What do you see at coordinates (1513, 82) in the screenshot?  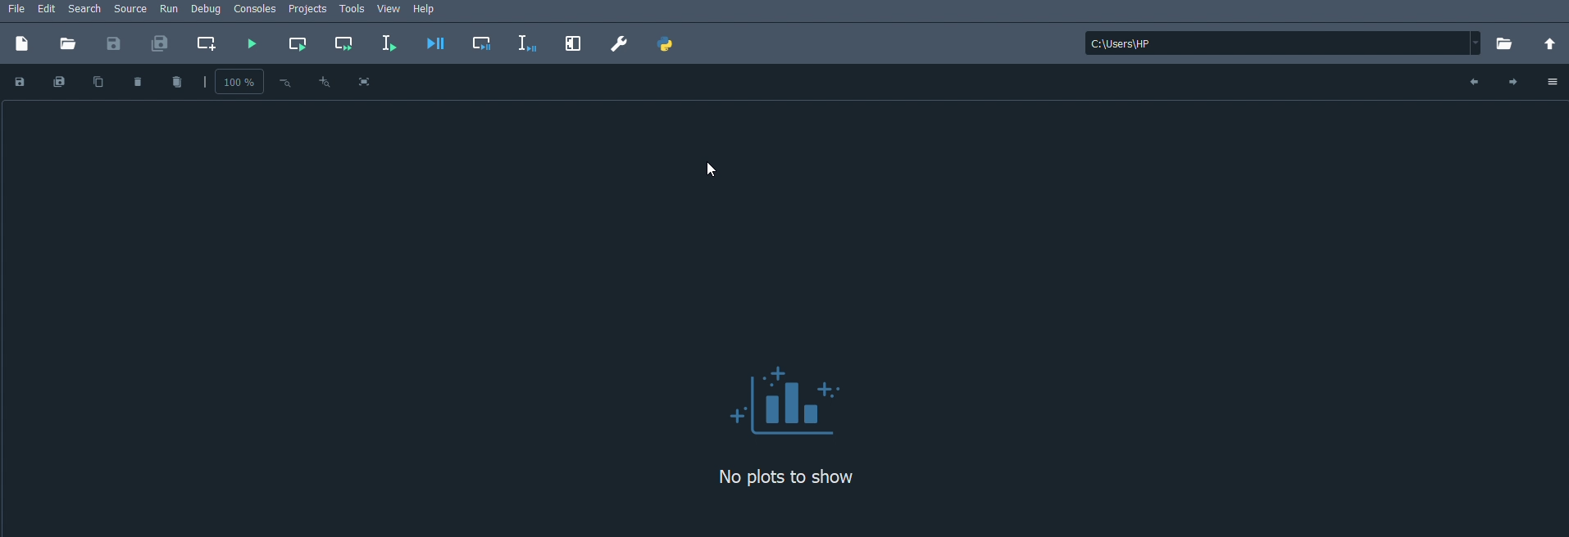 I see `move right` at bounding box center [1513, 82].